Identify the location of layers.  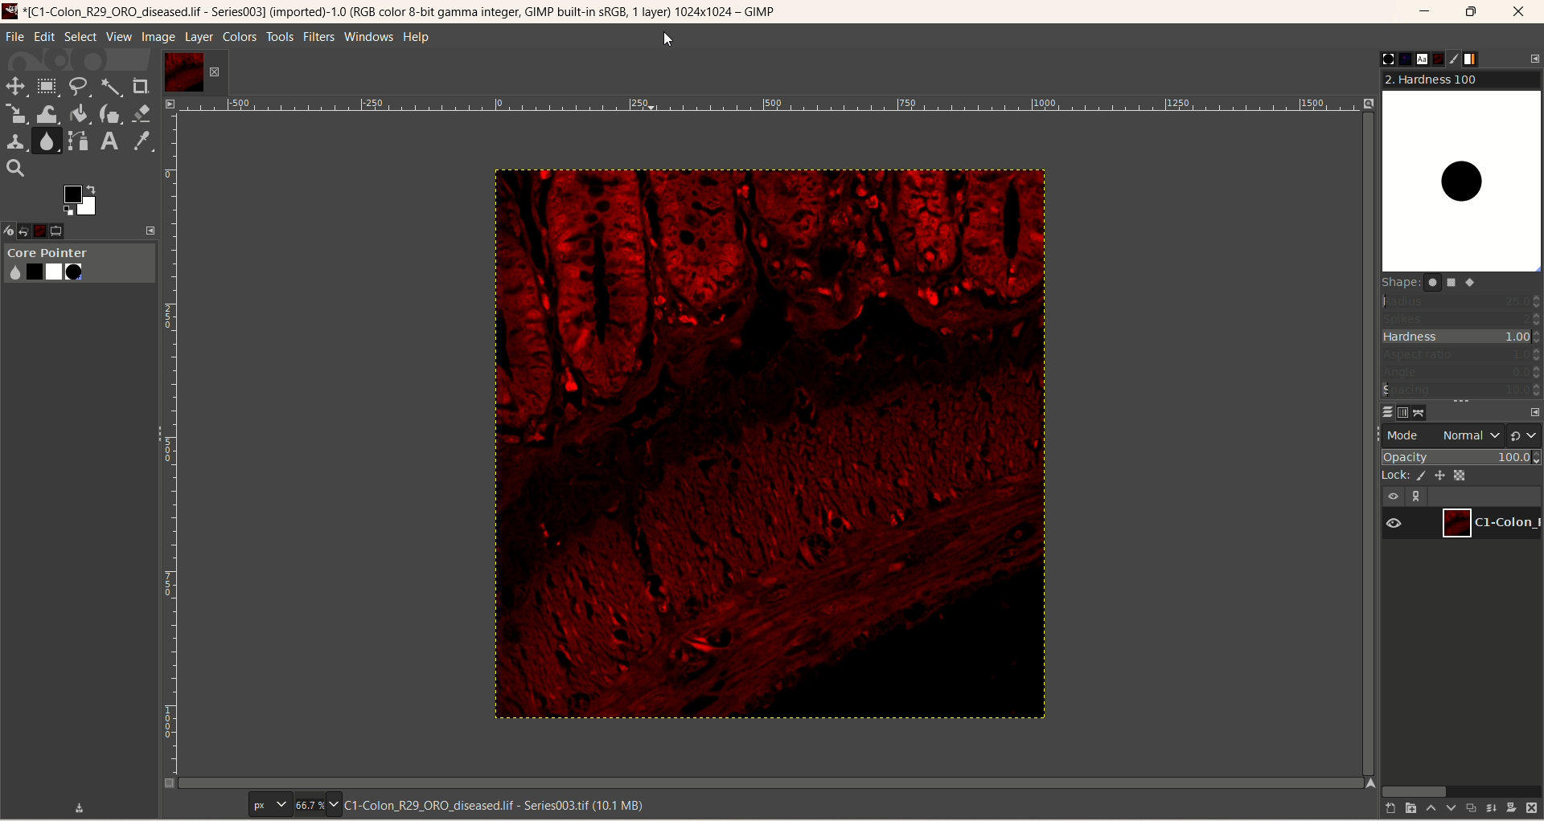
(1381, 410).